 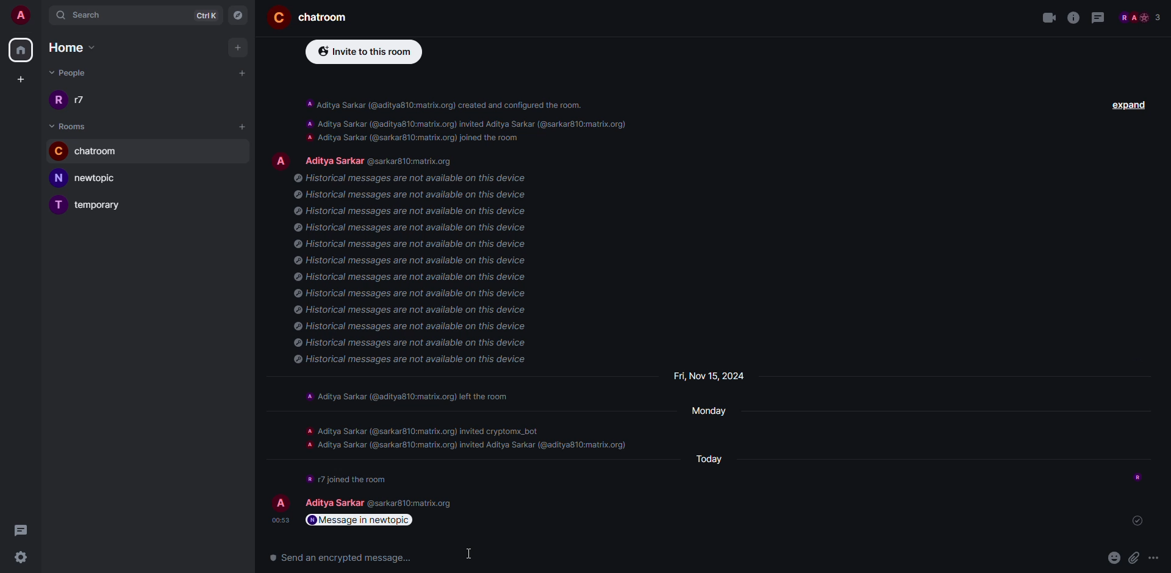 I want to click on home, so click(x=22, y=49).